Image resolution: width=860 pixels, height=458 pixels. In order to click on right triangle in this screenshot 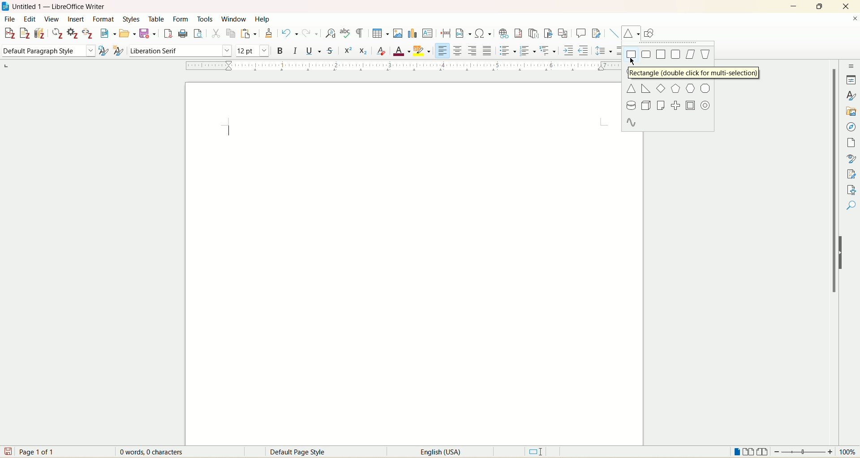, I will do `click(647, 88)`.